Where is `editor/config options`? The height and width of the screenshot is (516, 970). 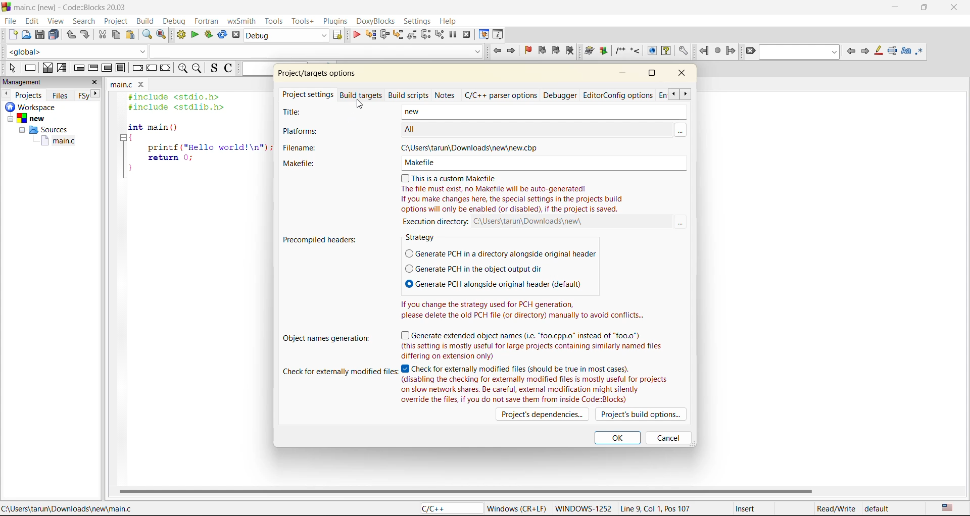
editor/config options is located at coordinates (624, 96).